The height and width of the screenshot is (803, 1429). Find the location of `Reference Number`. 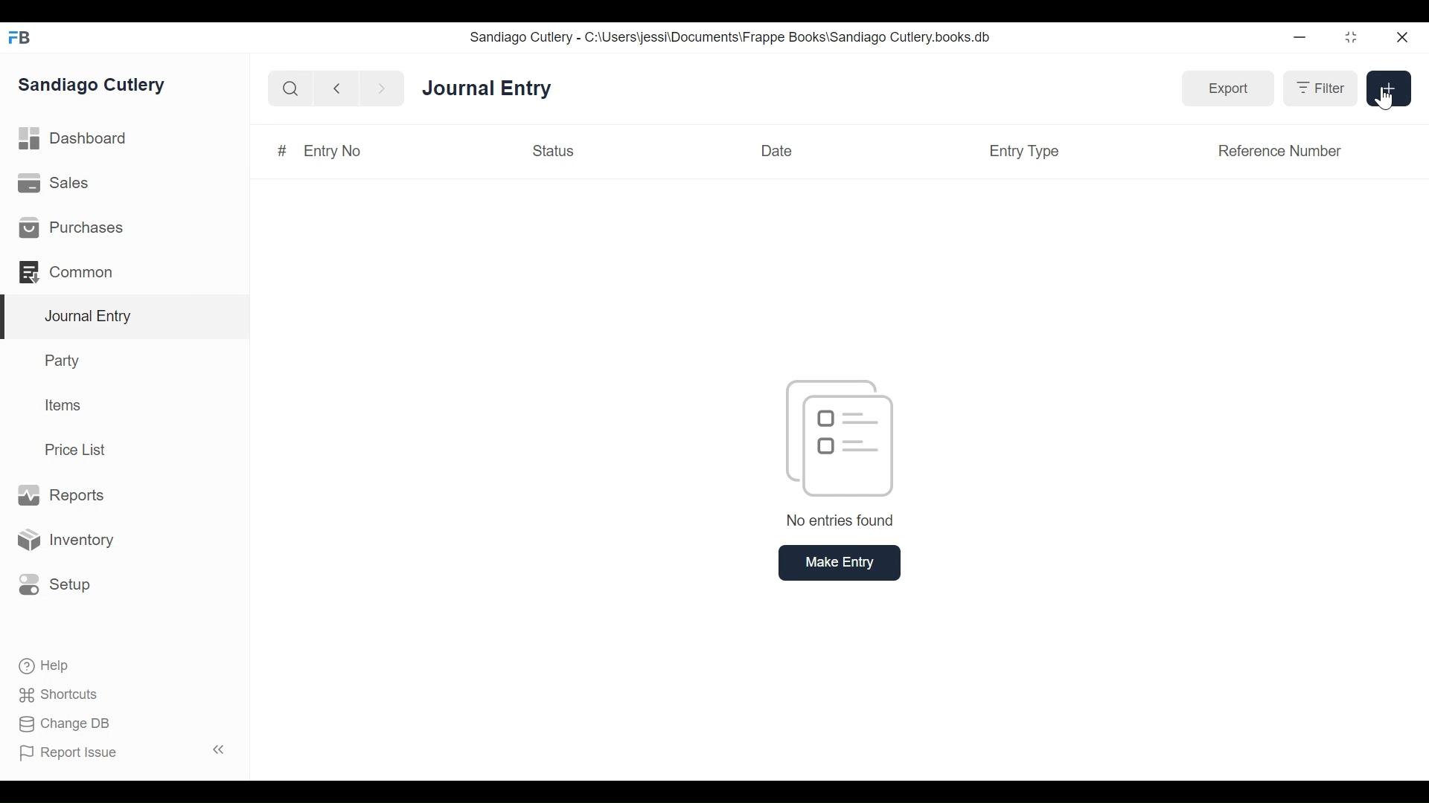

Reference Number is located at coordinates (1279, 154).